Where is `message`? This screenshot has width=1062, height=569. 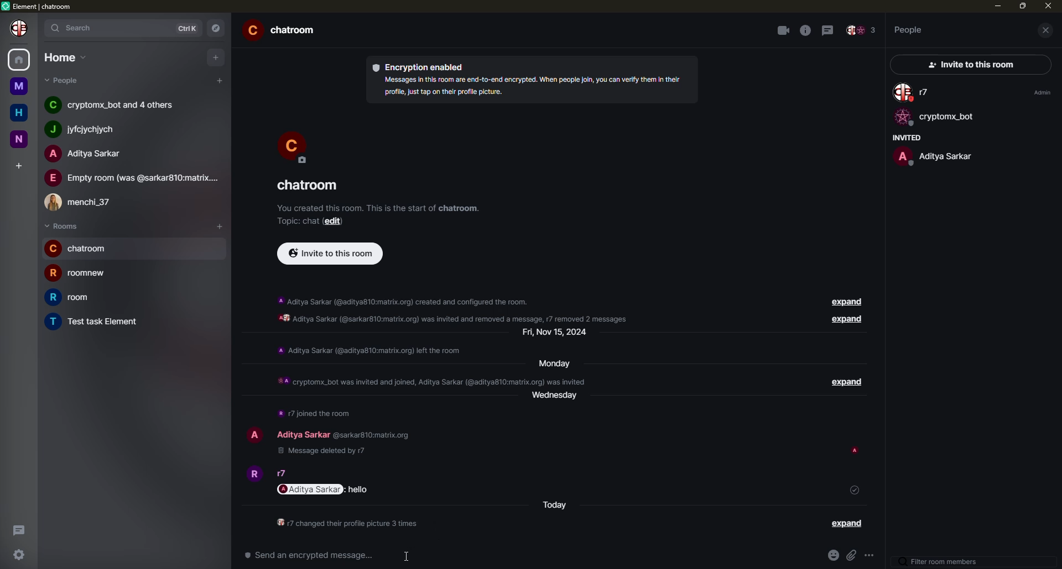
message is located at coordinates (359, 489).